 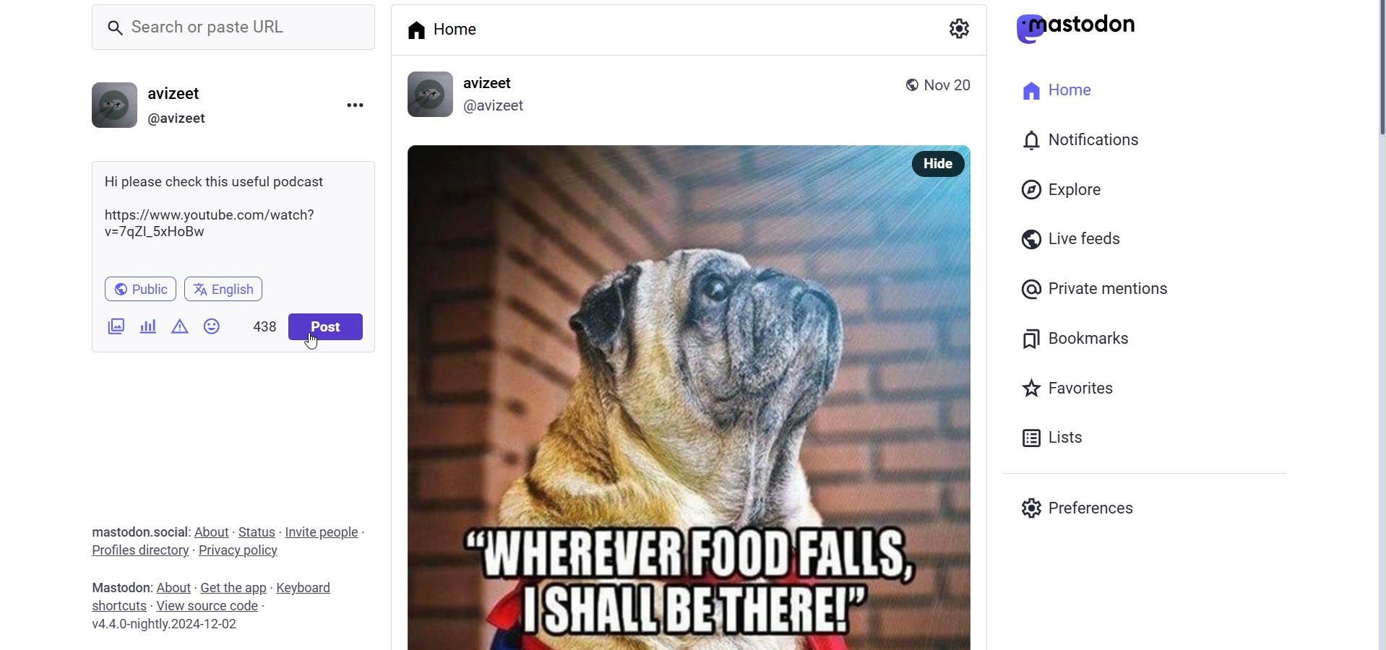 What do you see at coordinates (1084, 139) in the screenshot?
I see `notification` at bounding box center [1084, 139].